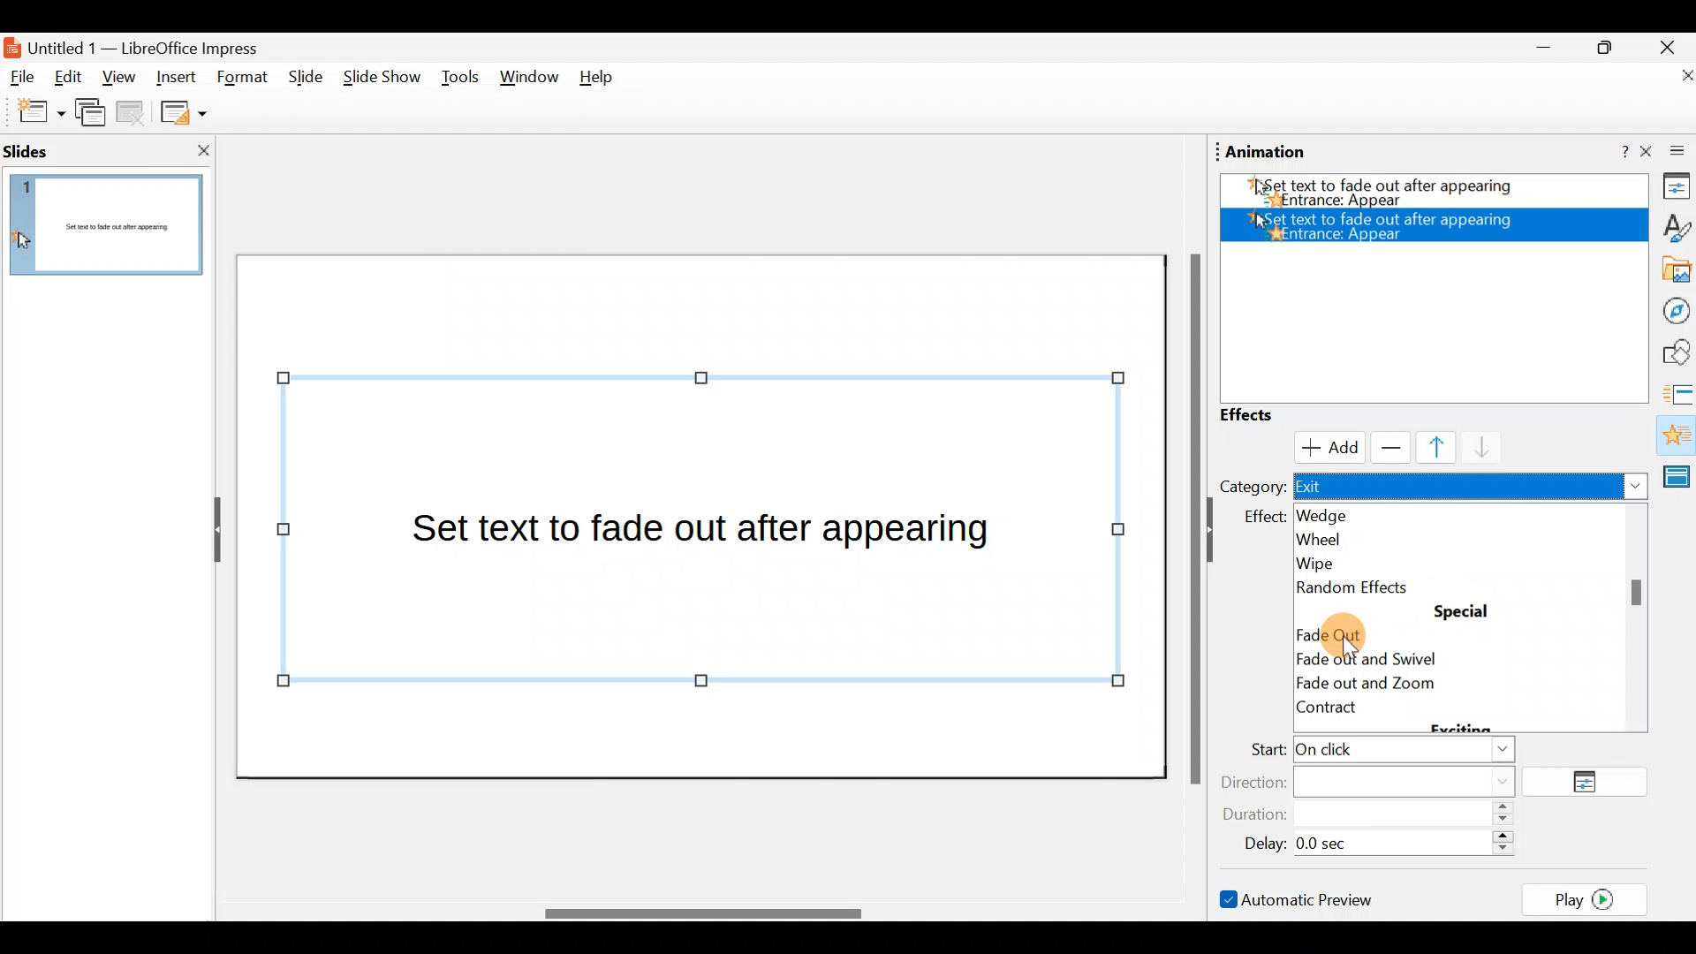 The width and height of the screenshot is (1696, 954). Describe the element at coordinates (182, 111) in the screenshot. I see `Slide layout` at that location.